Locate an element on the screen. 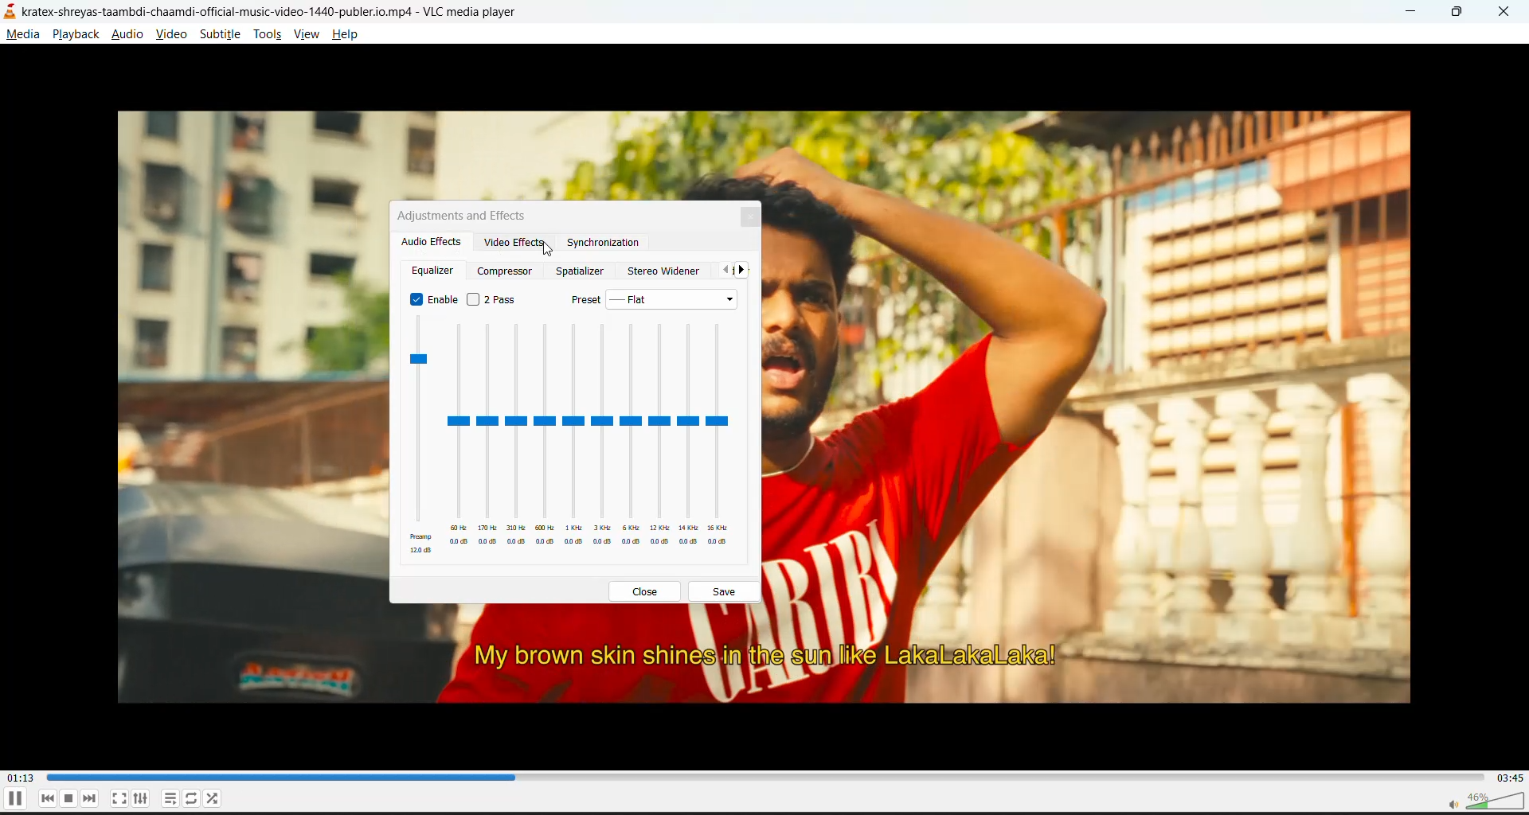  track slider is located at coordinates (761, 778).